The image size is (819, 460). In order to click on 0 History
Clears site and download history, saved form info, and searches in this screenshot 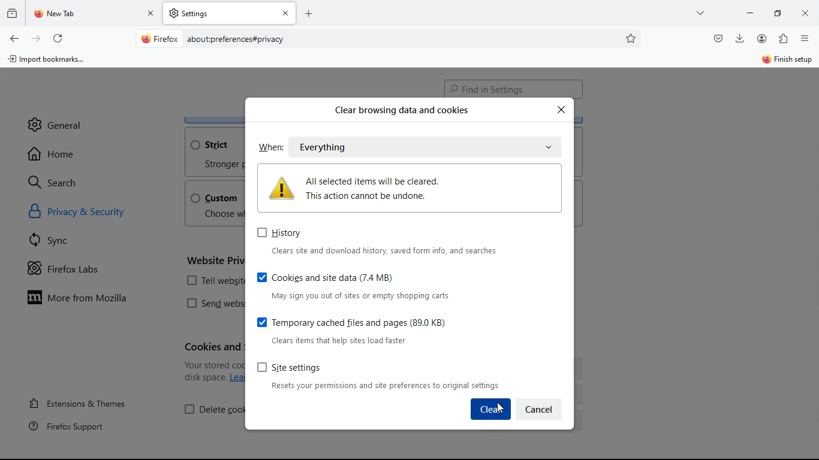, I will do `click(376, 241)`.